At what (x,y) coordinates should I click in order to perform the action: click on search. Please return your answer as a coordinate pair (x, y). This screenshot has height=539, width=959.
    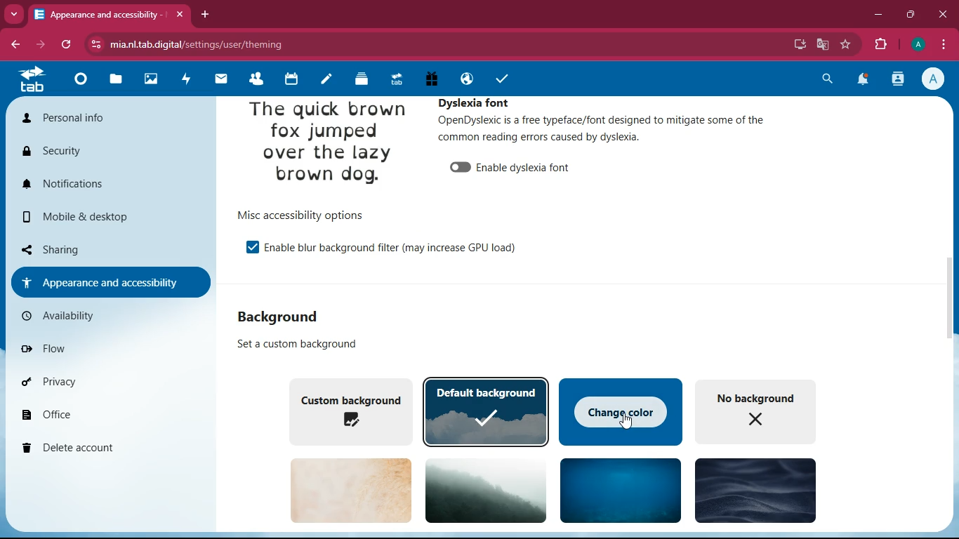
    Looking at the image, I should click on (826, 81).